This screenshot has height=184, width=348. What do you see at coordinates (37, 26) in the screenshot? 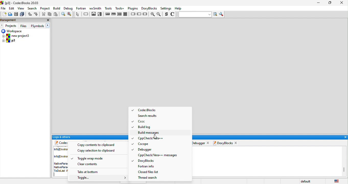
I see `FSymbols` at bounding box center [37, 26].